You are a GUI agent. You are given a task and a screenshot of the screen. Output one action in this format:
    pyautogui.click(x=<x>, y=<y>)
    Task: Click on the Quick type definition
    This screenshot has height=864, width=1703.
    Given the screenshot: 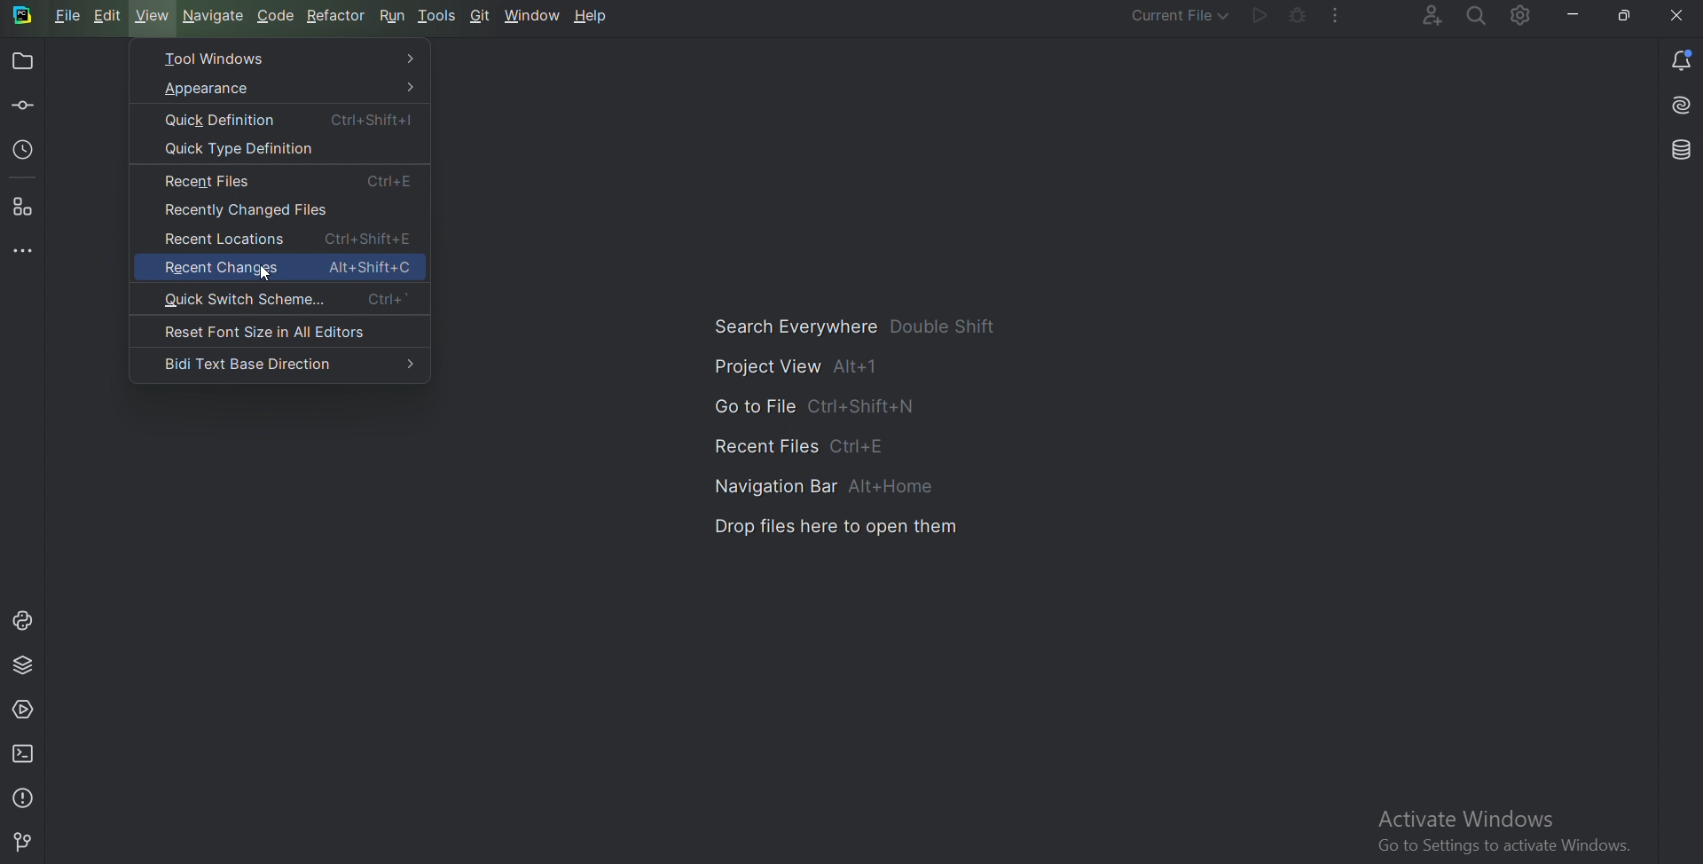 What is the action you would take?
    pyautogui.click(x=279, y=149)
    